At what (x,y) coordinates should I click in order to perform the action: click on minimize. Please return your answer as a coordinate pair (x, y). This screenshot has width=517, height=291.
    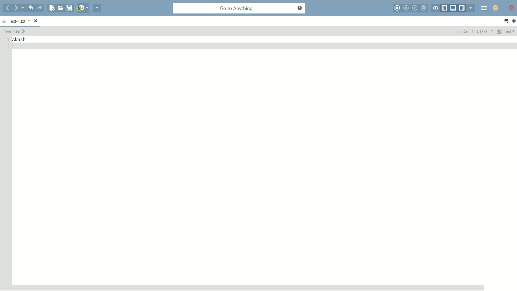
    Looking at the image, I should click on (495, 8).